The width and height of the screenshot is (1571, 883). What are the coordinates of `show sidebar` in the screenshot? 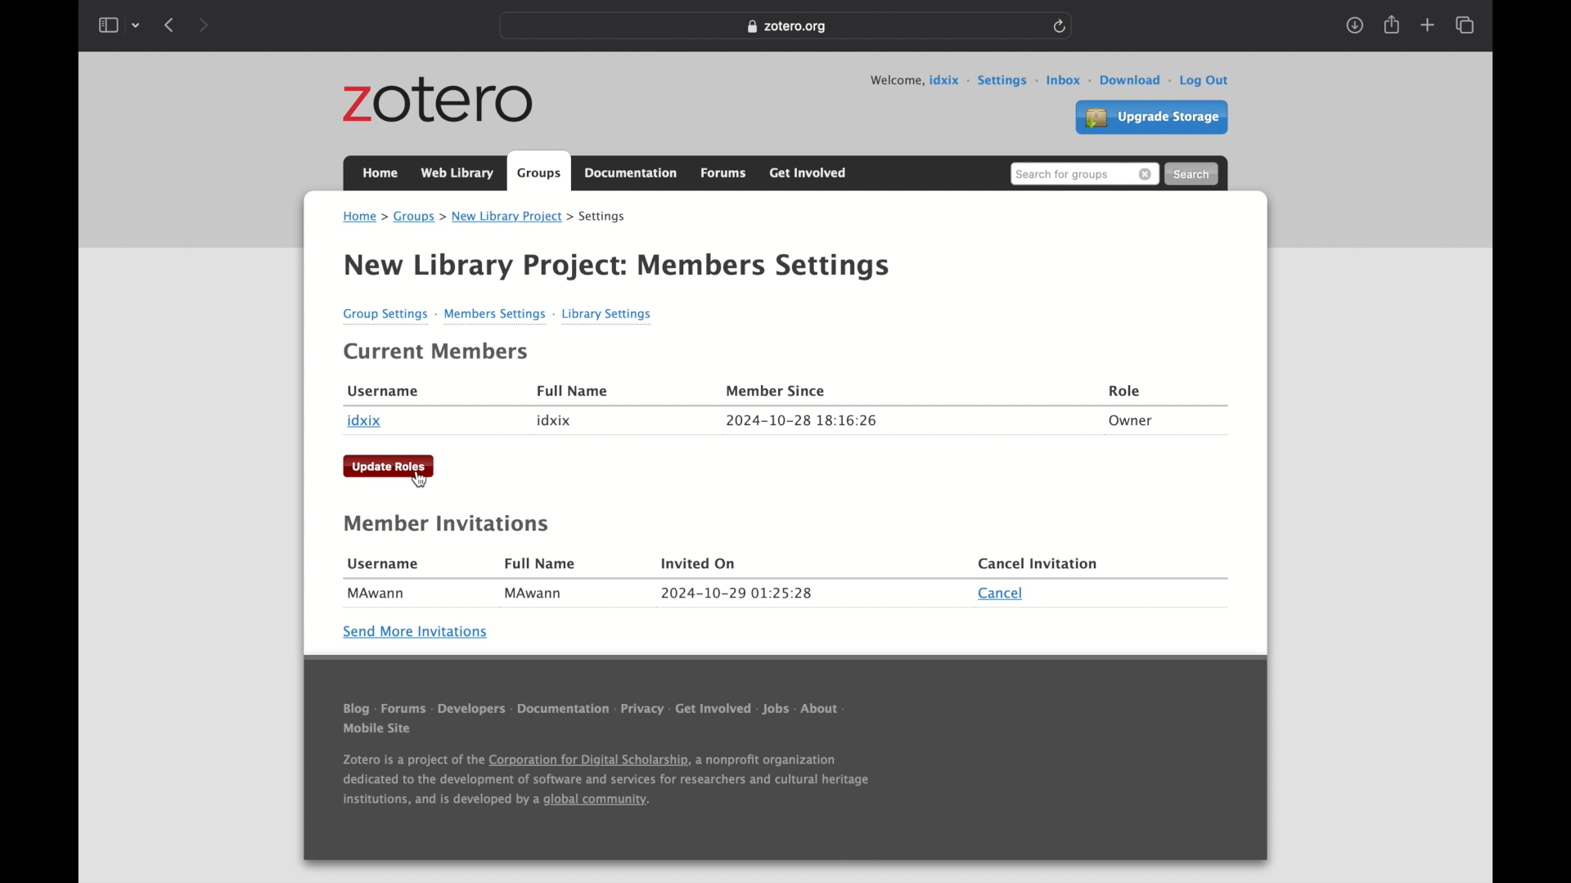 It's located at (107, 25).